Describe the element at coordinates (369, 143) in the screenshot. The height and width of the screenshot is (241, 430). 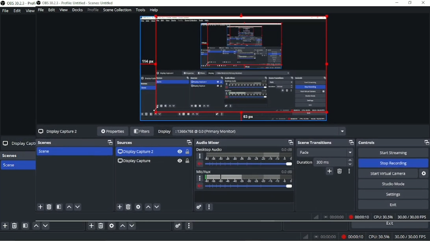
I see `Controls` at that location.